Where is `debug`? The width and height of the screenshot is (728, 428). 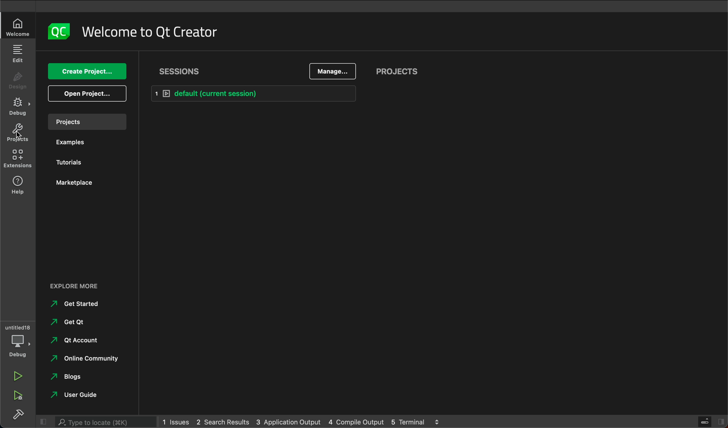 debug is located at coordinates (18, 346).